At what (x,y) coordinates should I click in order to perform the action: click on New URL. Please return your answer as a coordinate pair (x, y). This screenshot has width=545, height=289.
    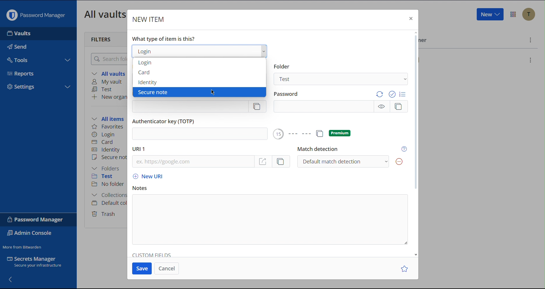
    Looking at the image, I should click on (147, 177).